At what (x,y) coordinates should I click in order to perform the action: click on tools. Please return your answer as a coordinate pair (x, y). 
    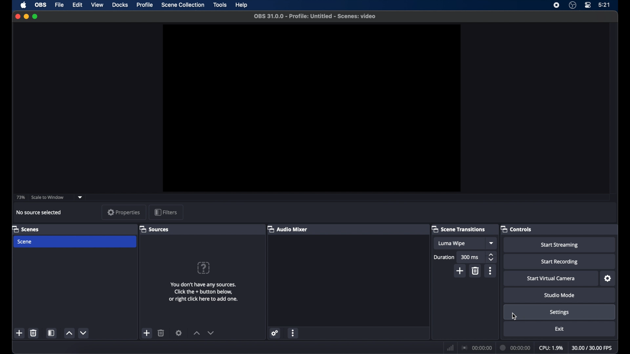
    Looking at the image, I should click on (220, 5).